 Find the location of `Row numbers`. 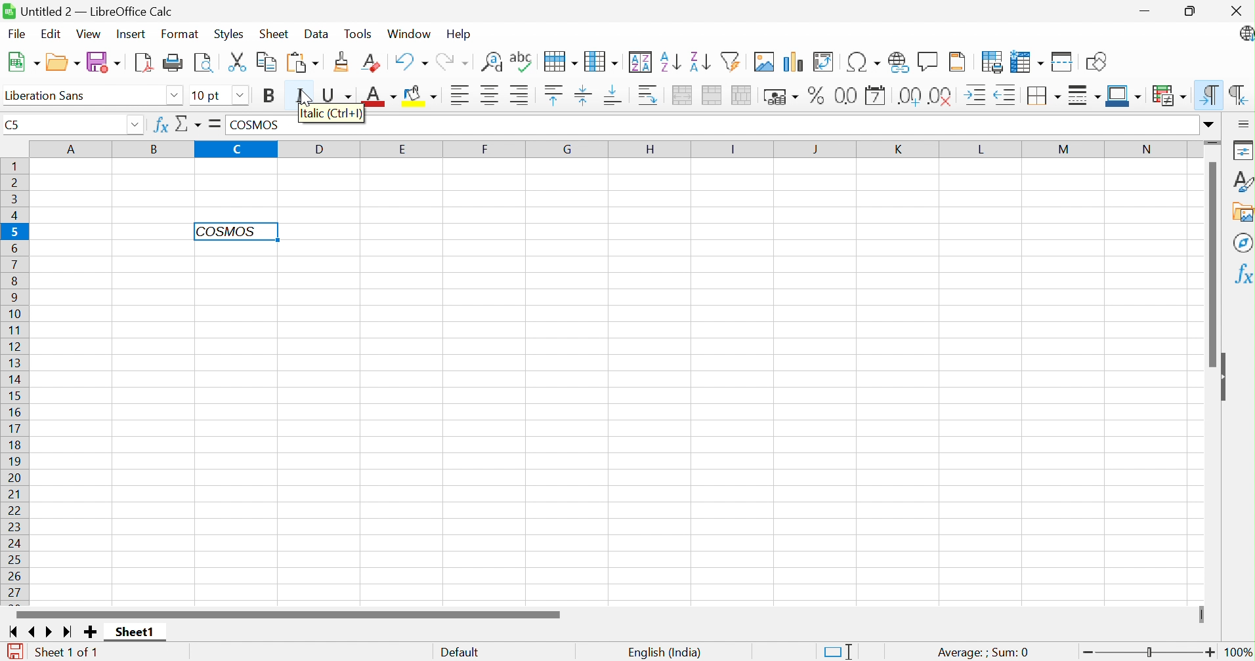

Row numbers is located at coordinates (13, 382).